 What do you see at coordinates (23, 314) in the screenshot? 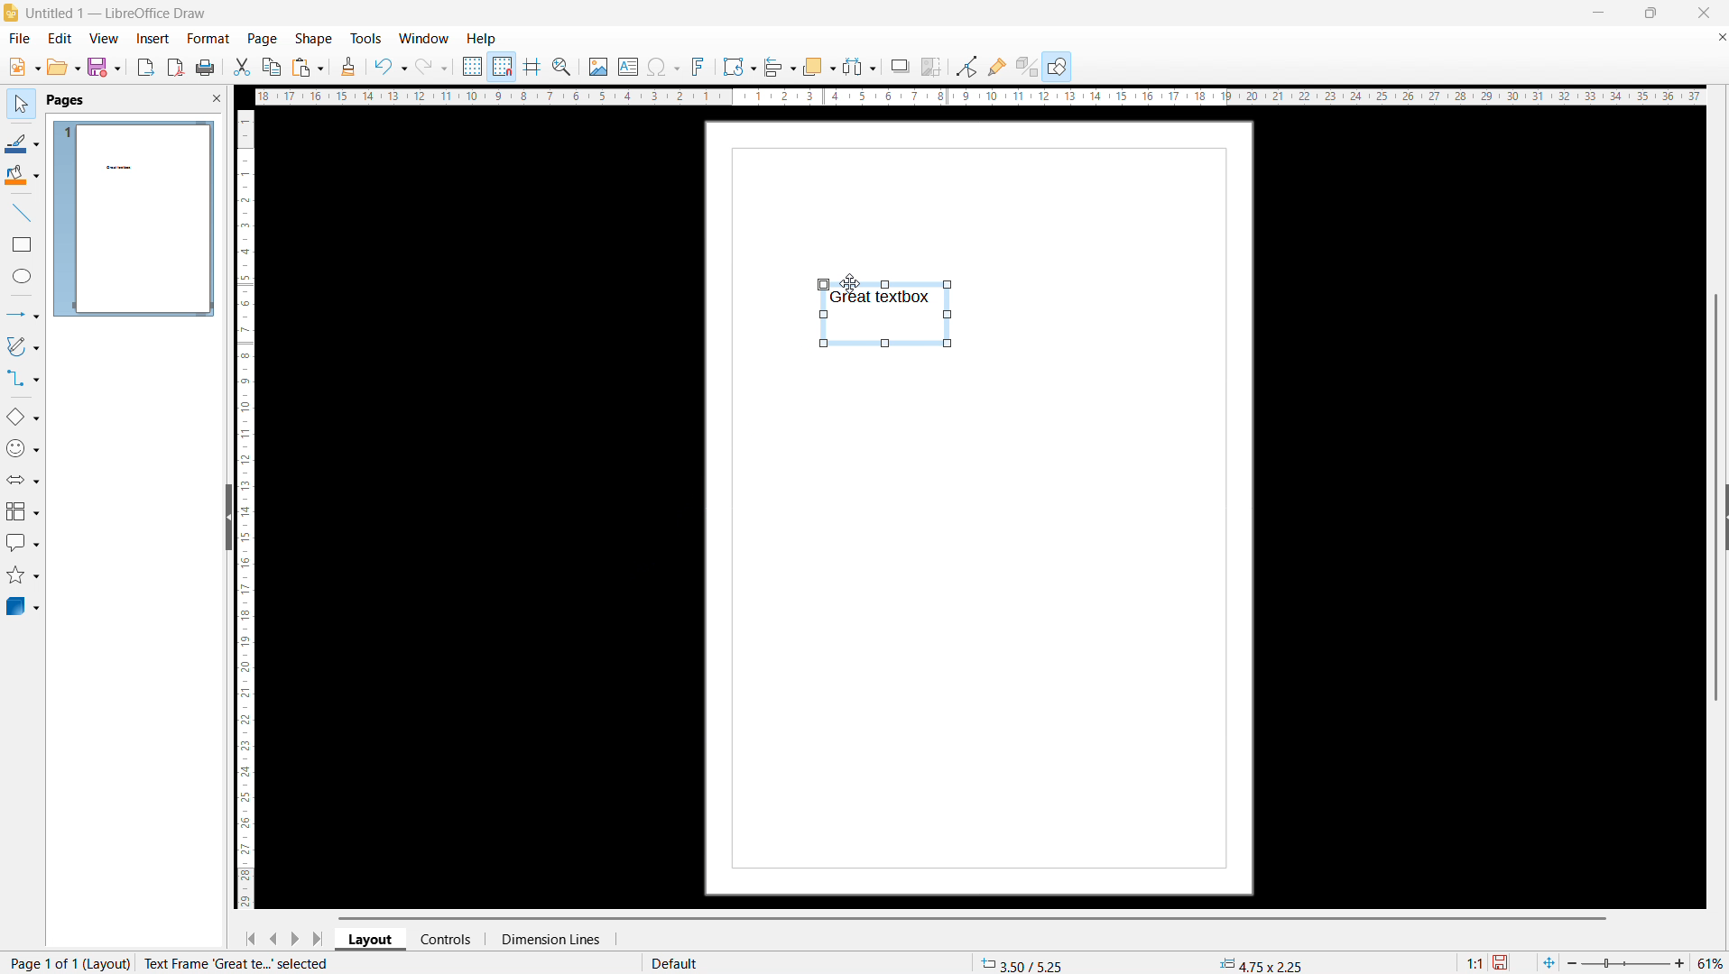
I see `lines and arrows` at bounding box center [23, 314].